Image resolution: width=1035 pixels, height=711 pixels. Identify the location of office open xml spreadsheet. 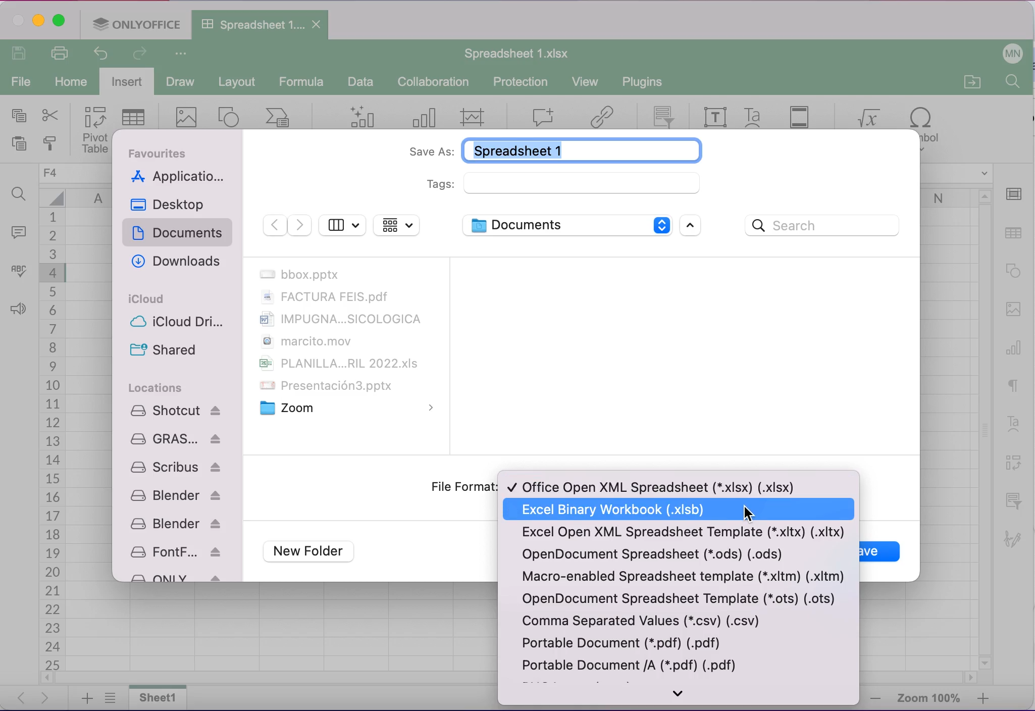
(656, 485).